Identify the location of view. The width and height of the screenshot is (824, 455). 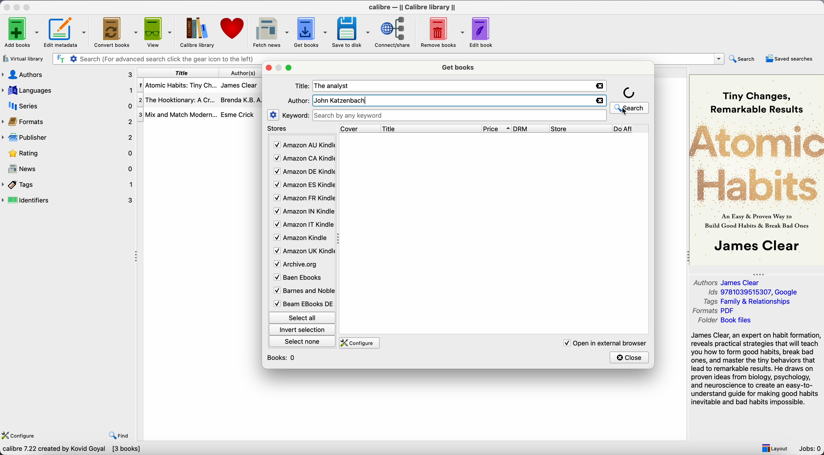
(157, 32).